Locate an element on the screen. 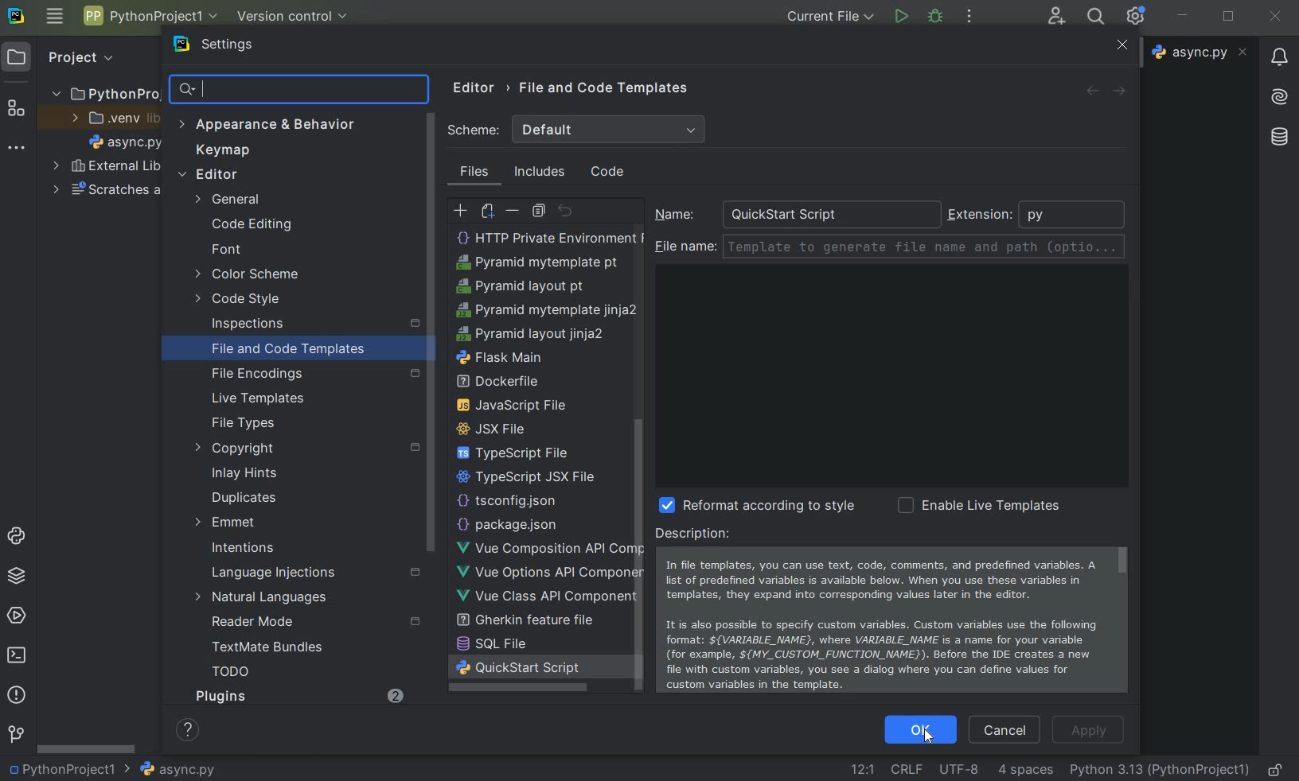 This screenshot has height=781, width=1299. revert to original template is located at coordinates (567, 211).